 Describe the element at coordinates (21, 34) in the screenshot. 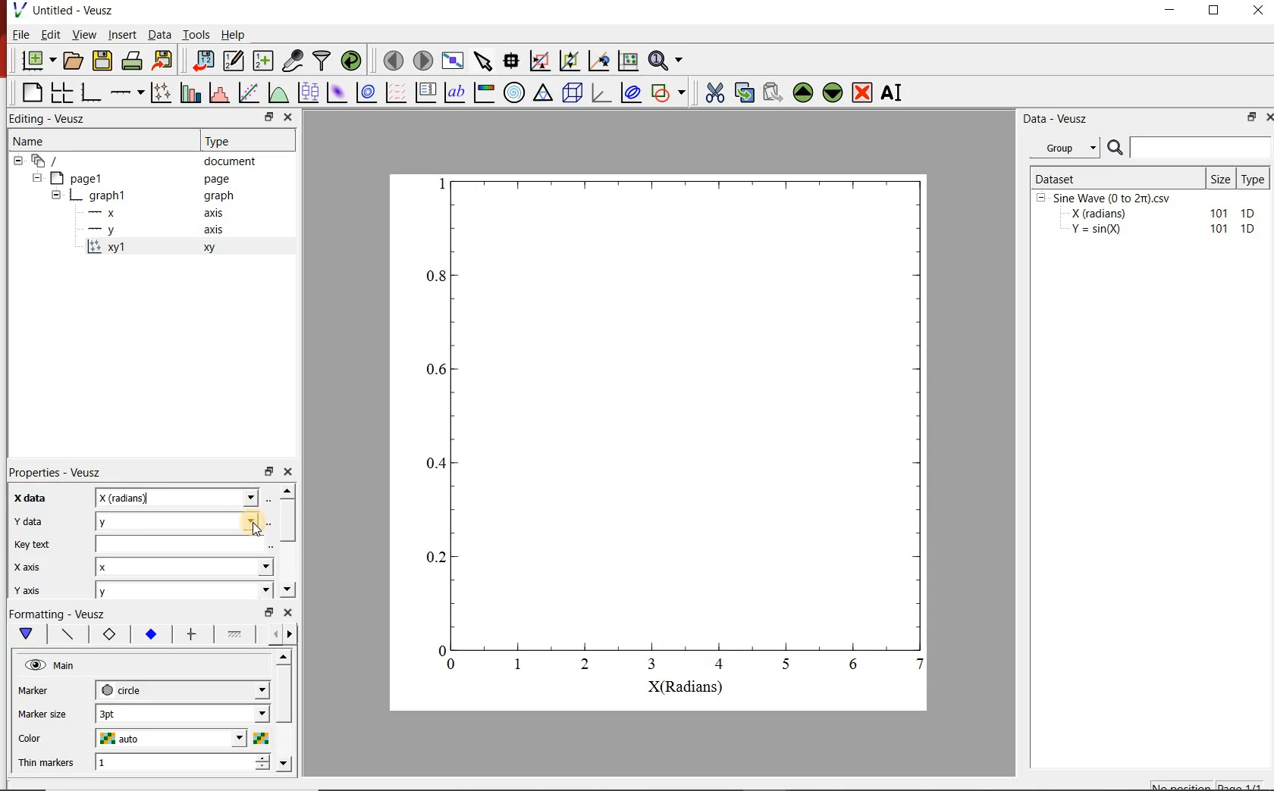

I see `File` at that location.